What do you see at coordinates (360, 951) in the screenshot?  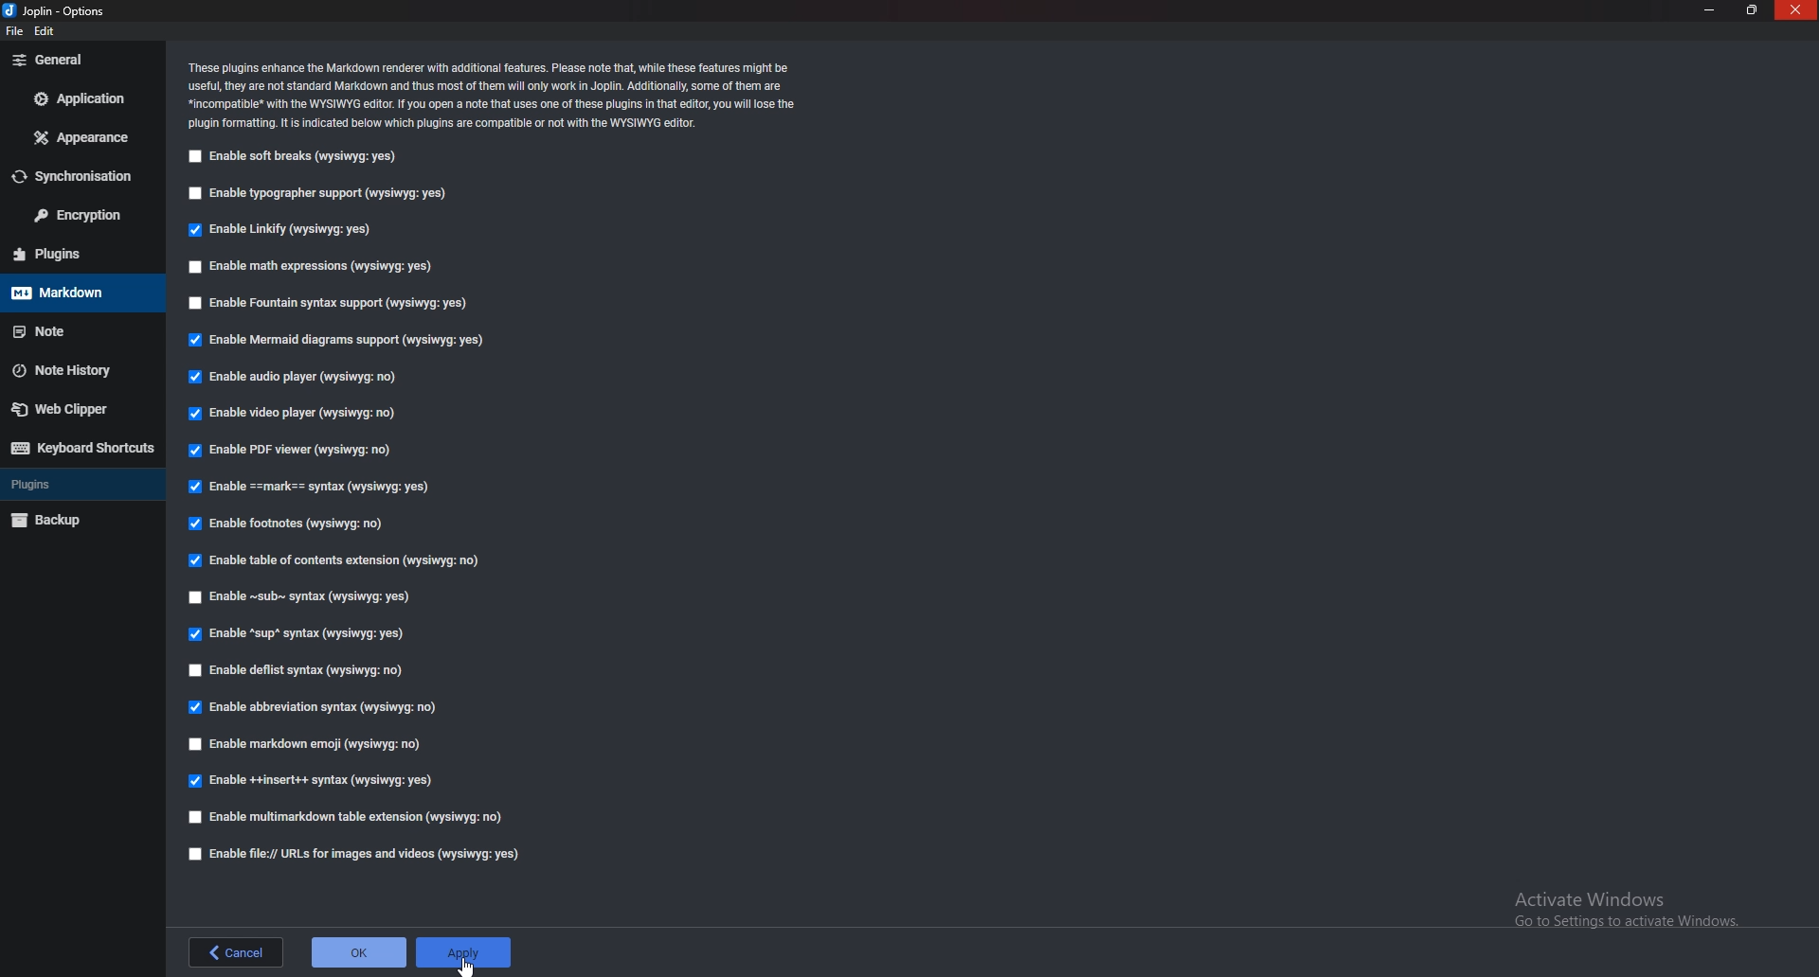 I see `ok` at bounding box center [360, 951].